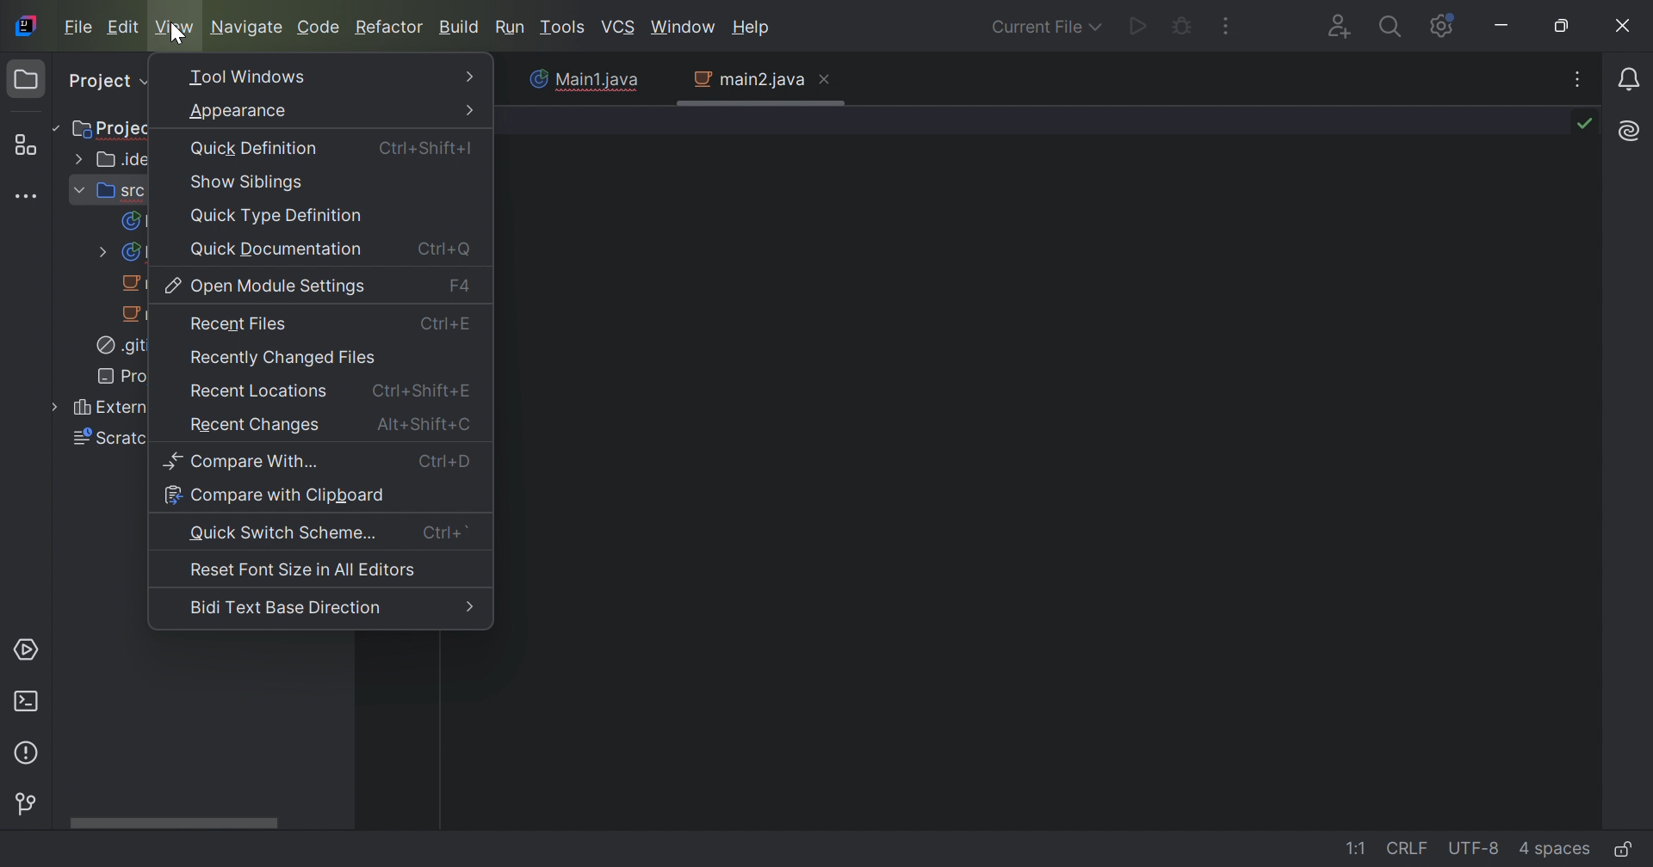 The width and height of the screenshot is (1653, 867). Describe the element at coordinates (1630, 132) in the screenshot. I see `AI Assistant` at that location.